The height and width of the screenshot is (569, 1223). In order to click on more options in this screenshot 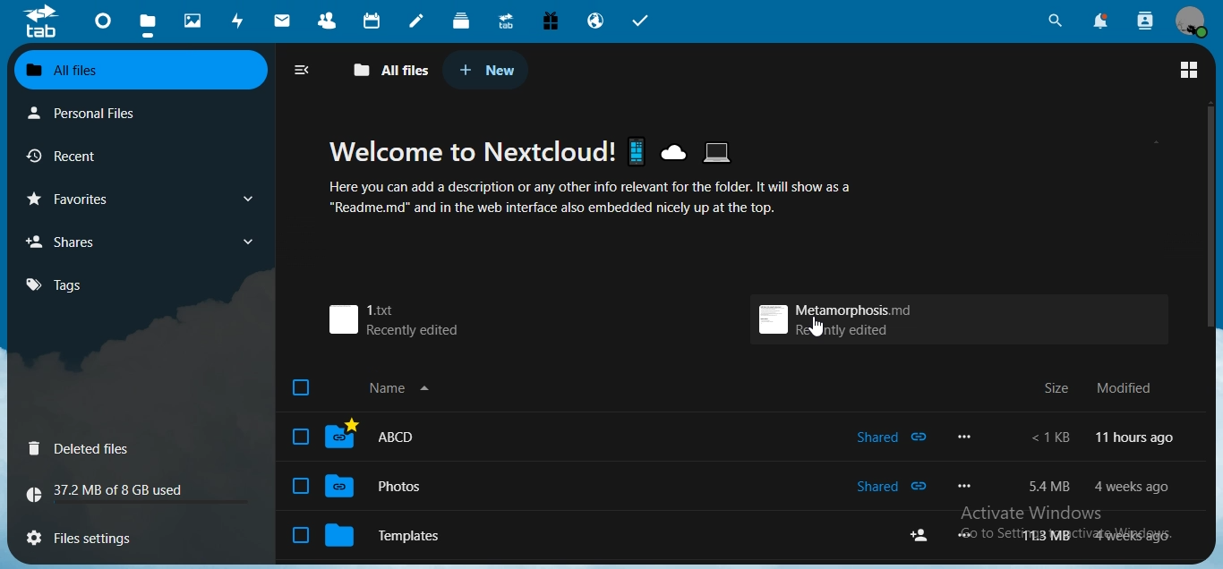, I will do `click(967, 436)`.